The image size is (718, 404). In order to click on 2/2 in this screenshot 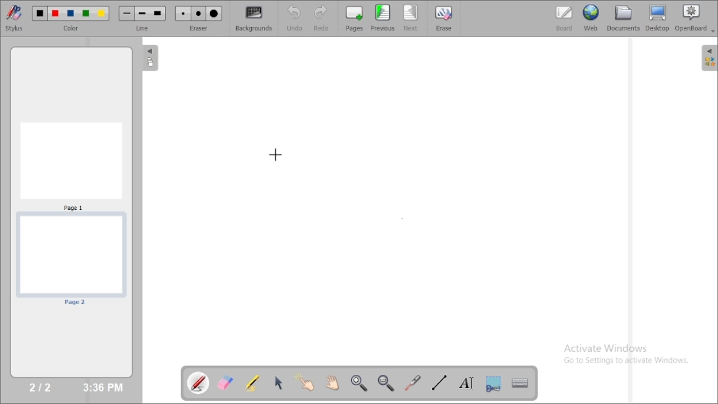, I will do `click(41, 387)`.